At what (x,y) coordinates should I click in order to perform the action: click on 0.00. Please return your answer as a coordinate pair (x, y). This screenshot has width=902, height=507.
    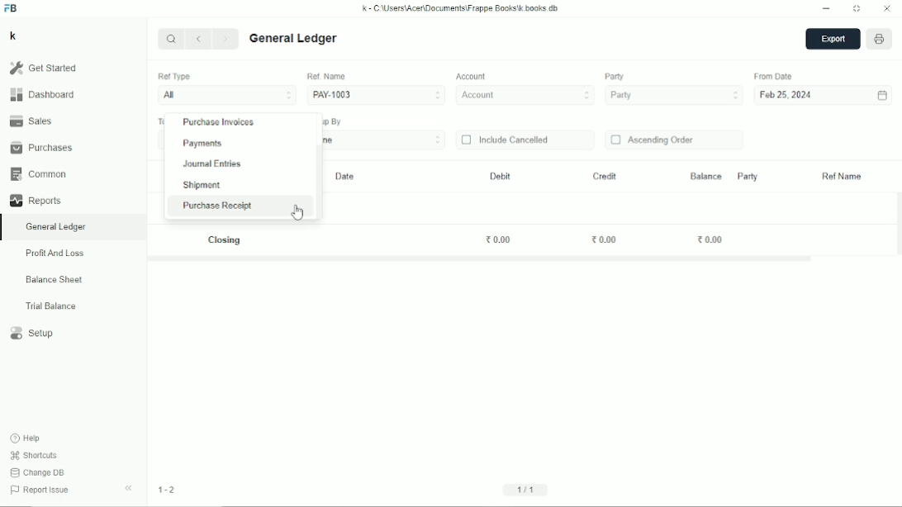
    Looking at the image, I should click on (710, 239).